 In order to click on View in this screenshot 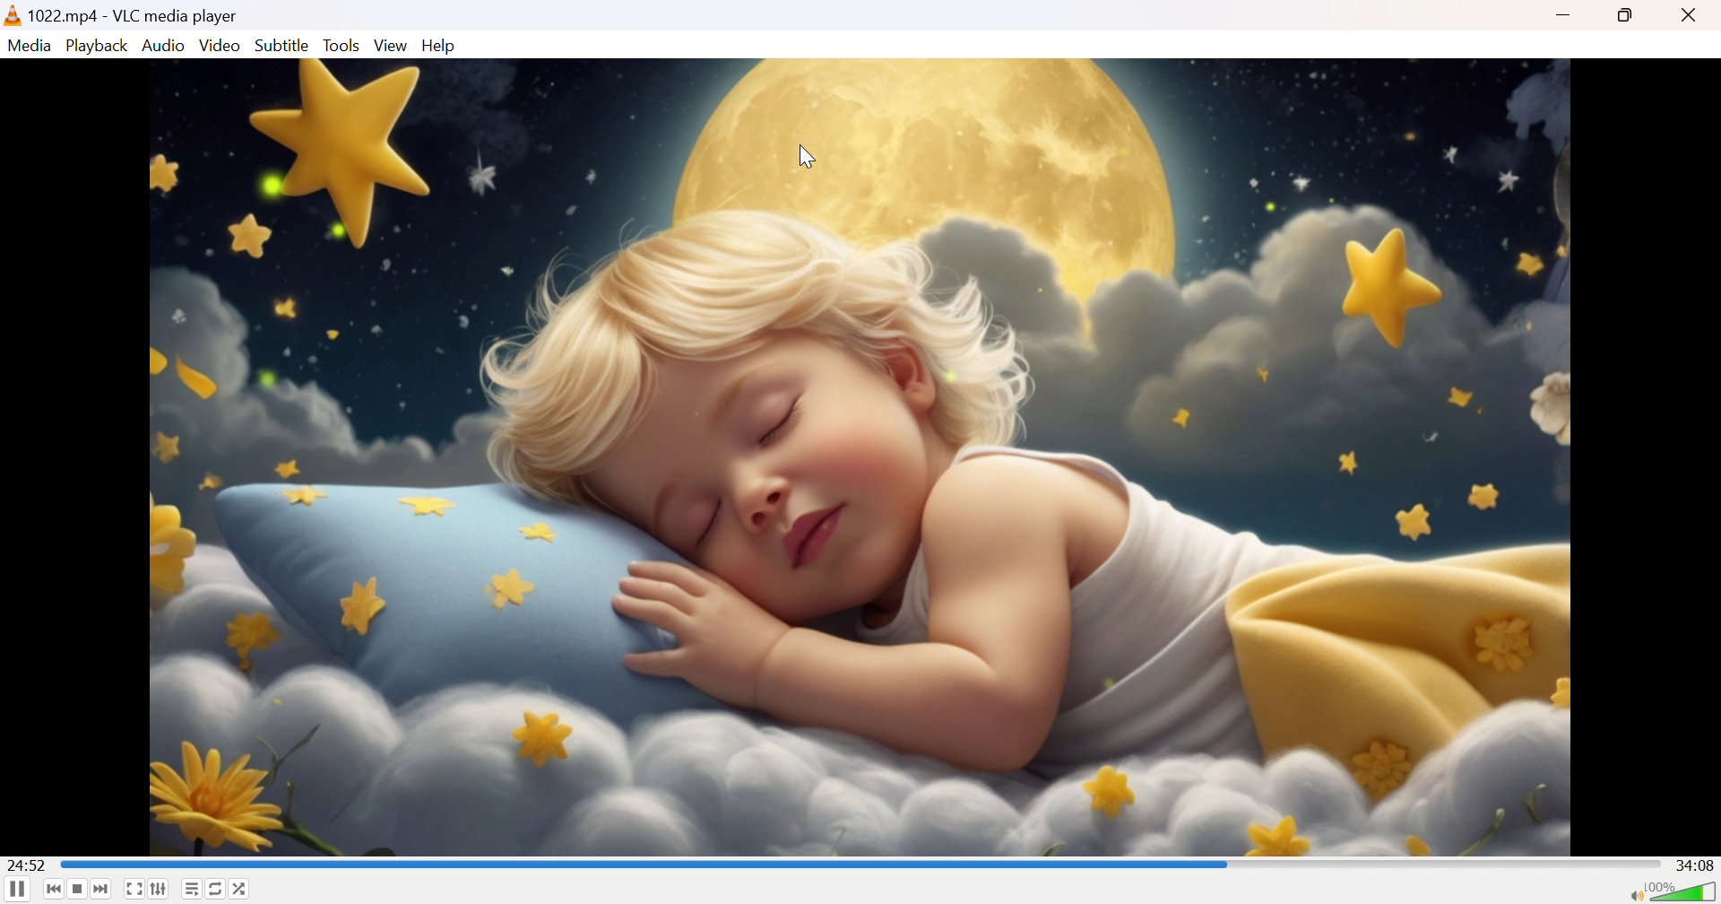, I will do `click(392, 45)`.